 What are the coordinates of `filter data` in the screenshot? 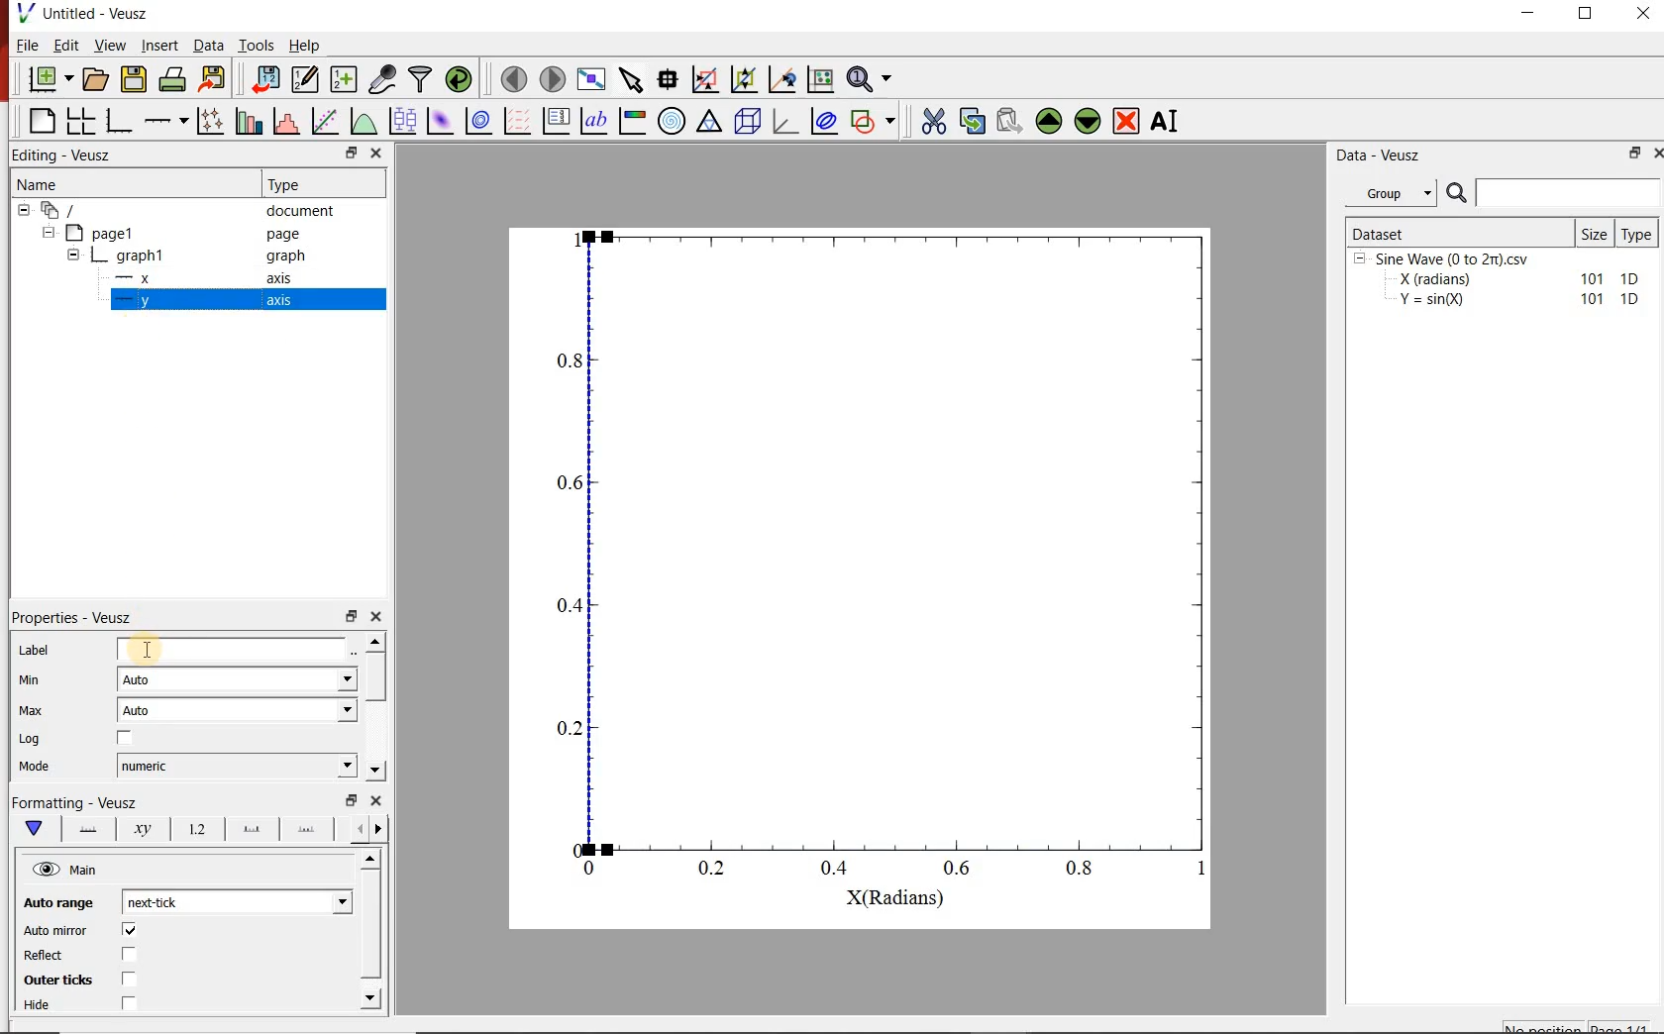 It's located at (422, 79).